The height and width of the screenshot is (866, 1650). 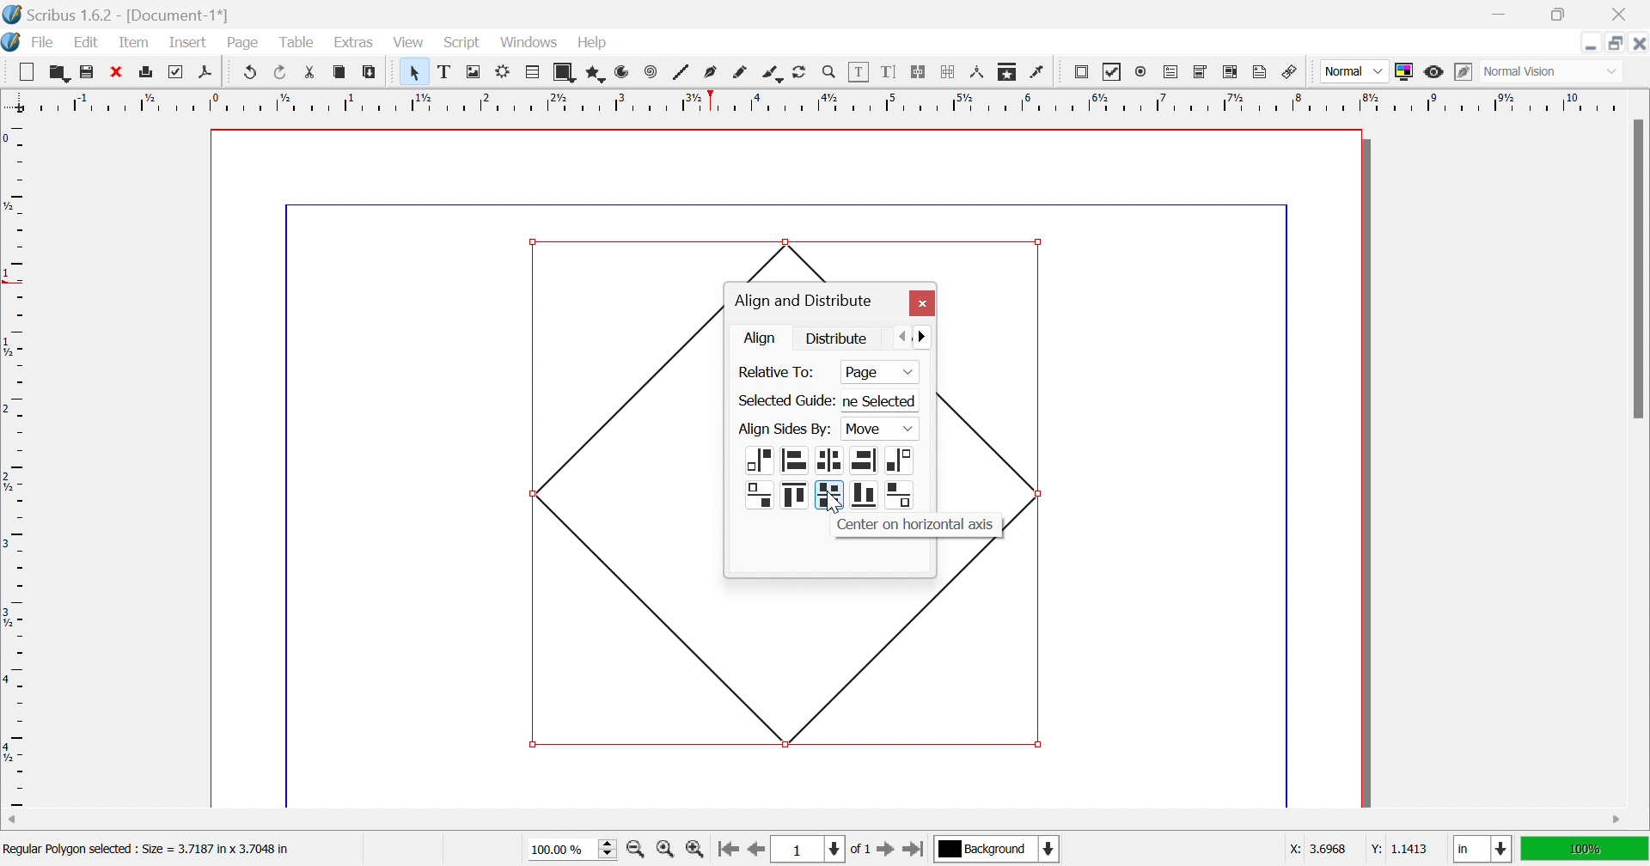 I want to click on Select item, so click(x=418, y=72).